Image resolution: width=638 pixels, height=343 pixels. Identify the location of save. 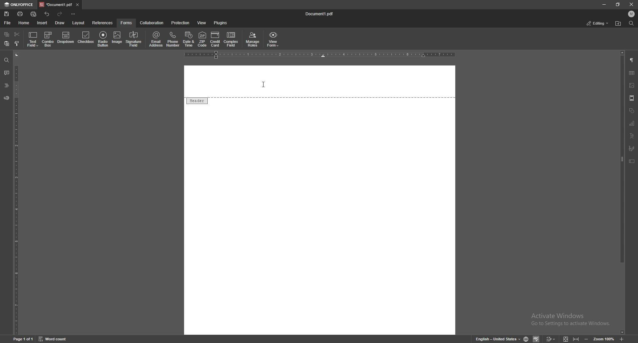
(7, 14).